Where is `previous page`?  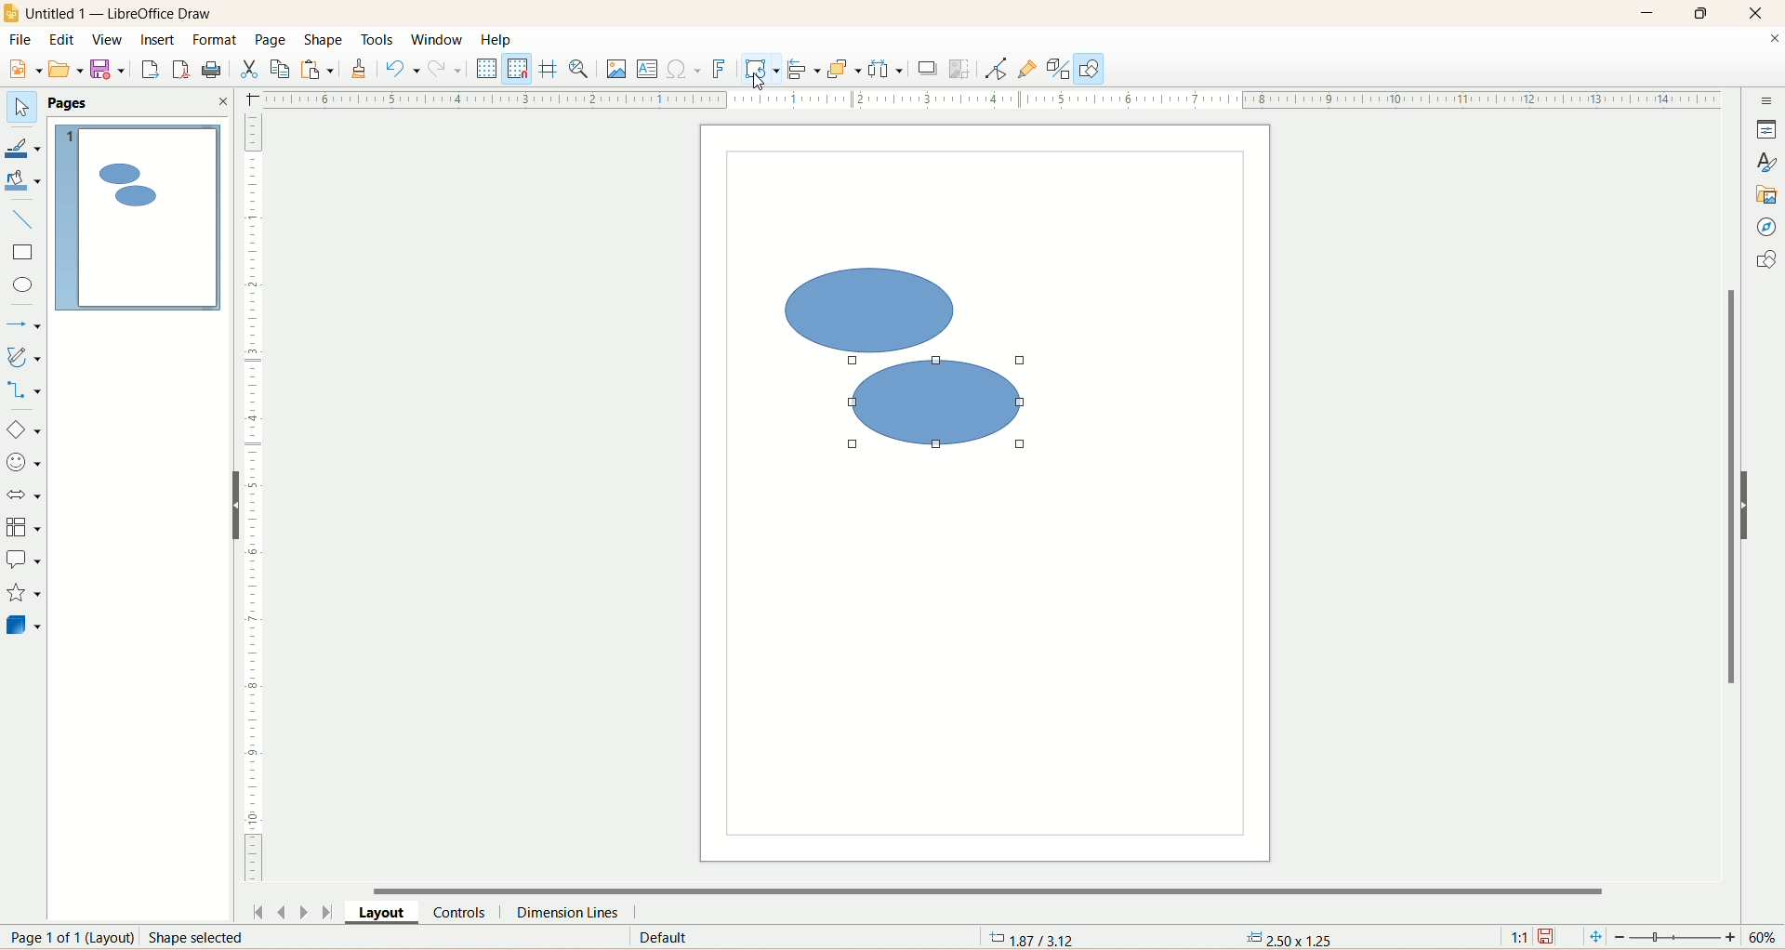 previous page is located at coordinates (282, 911).